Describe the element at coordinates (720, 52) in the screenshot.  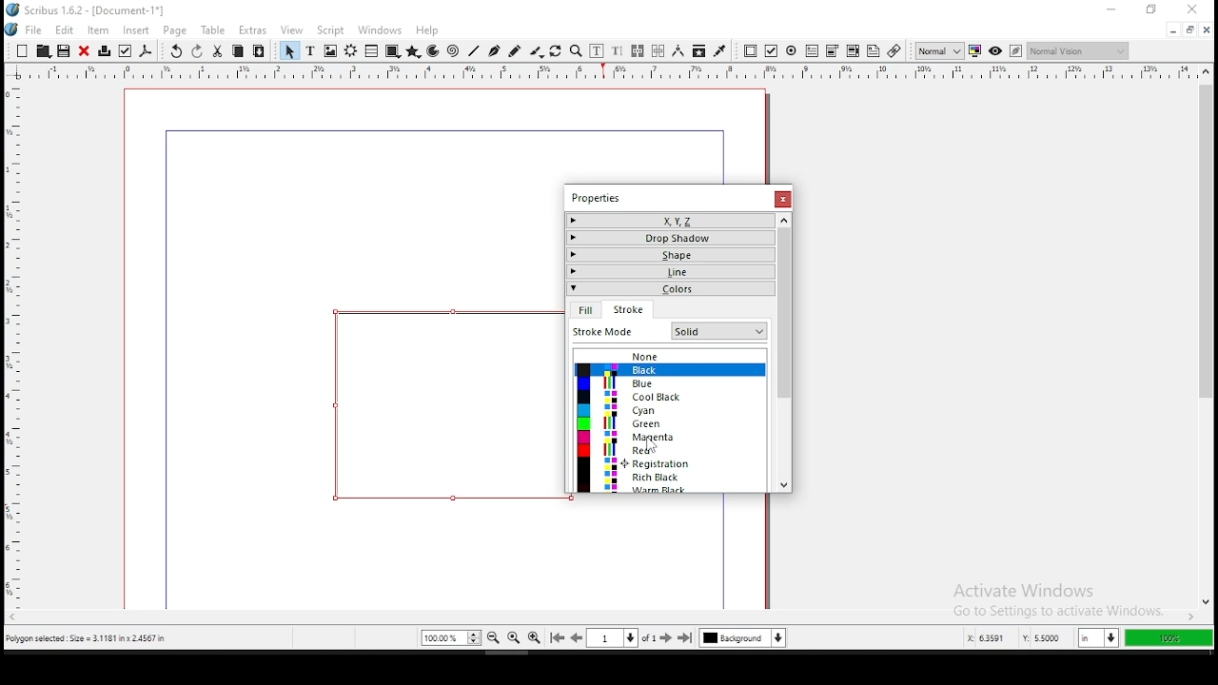
I see `eyedropper` at that location.